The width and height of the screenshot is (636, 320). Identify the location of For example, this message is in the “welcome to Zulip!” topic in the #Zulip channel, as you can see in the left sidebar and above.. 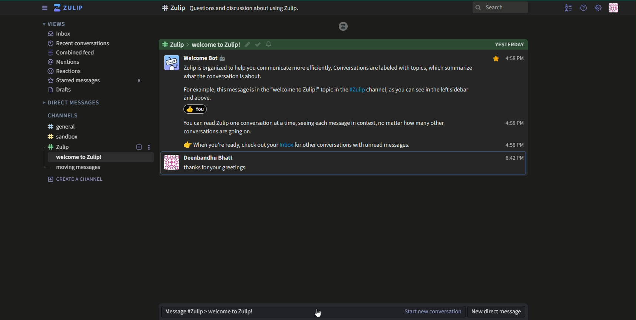
(324, 93).